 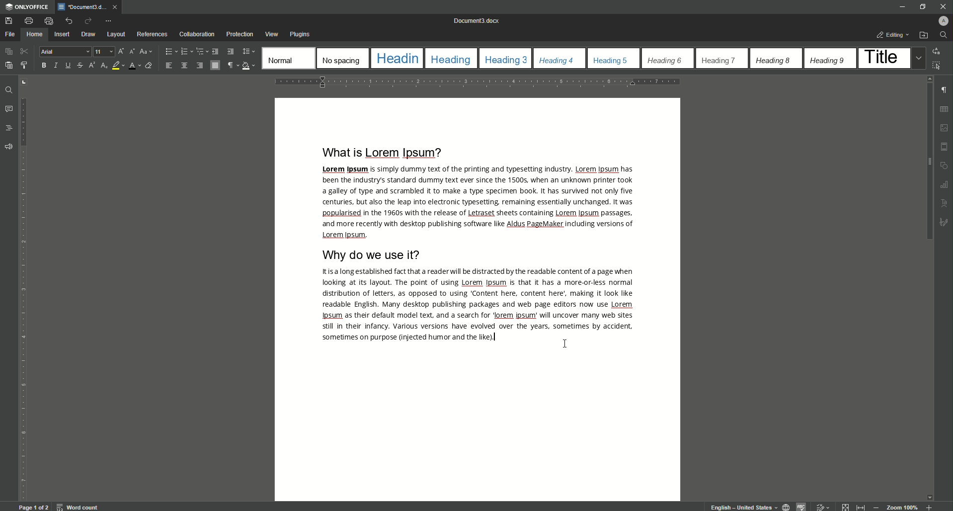 What do you see at coordinates (27, 81) in the screenshot?
I see `adjust` at bounding box center [27, 81].